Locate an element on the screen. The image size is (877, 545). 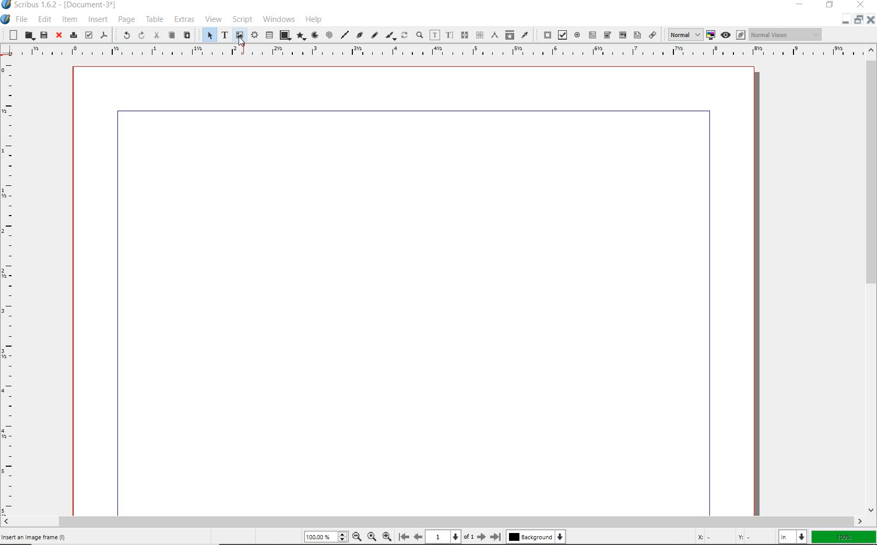
Scribus 1.6.2 is located at coordinates (61, 5).